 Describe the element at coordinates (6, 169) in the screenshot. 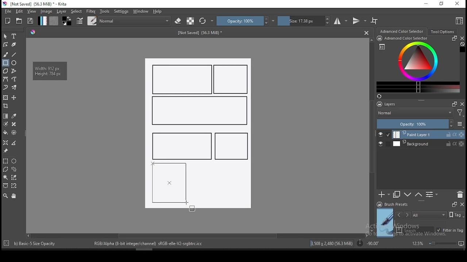

I see `polygon selection tool` at that location.